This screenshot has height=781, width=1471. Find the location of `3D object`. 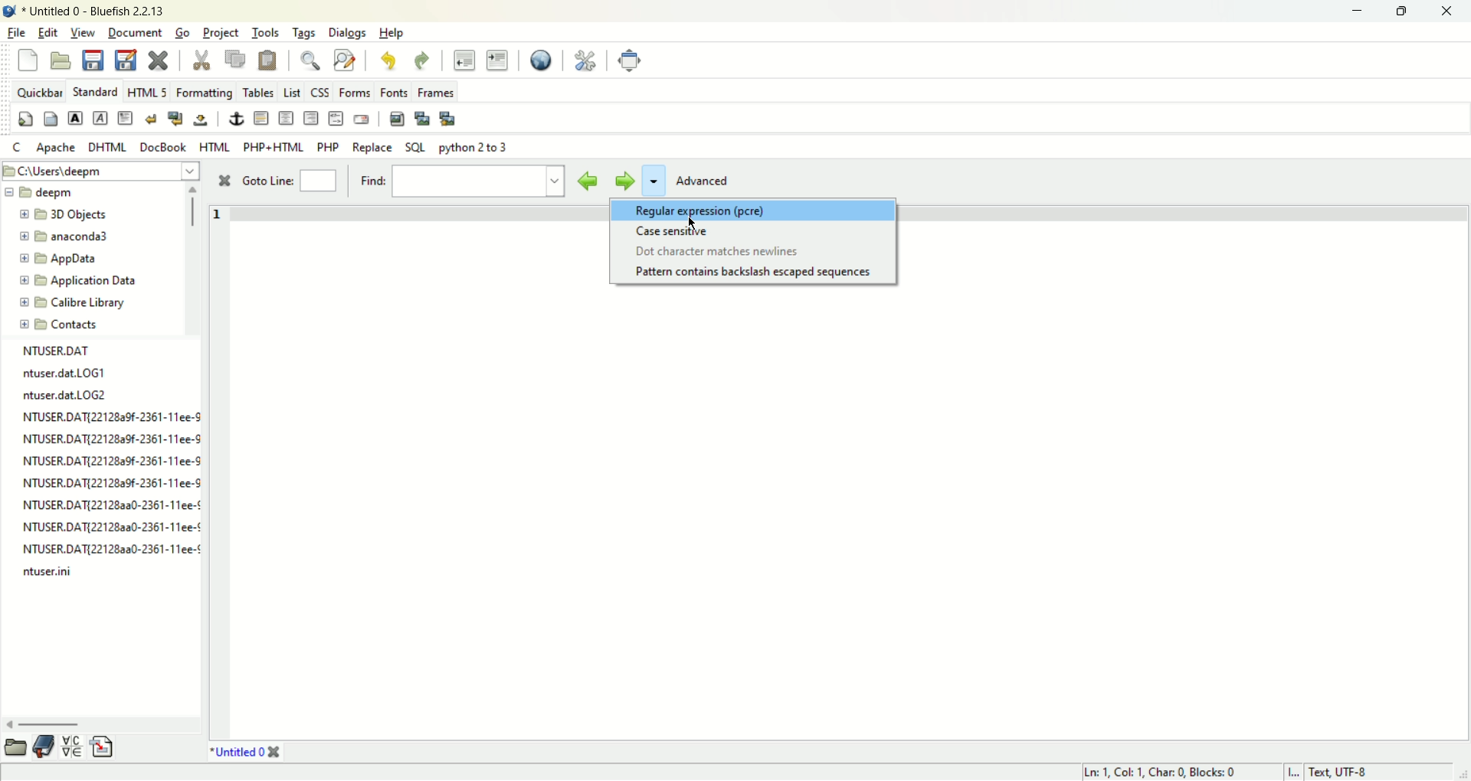

3D object is located at coordinates (69, 215).